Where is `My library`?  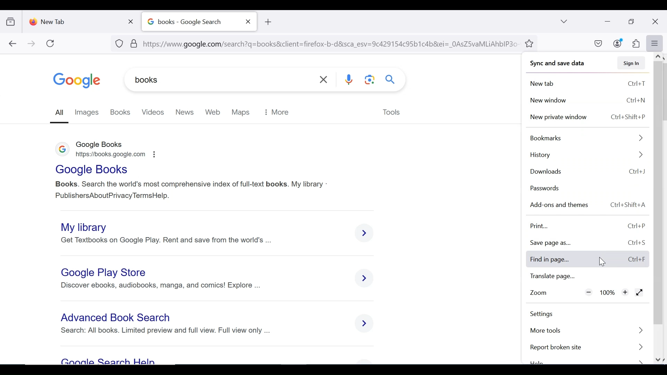 My library is located at coordinates (83, 227).